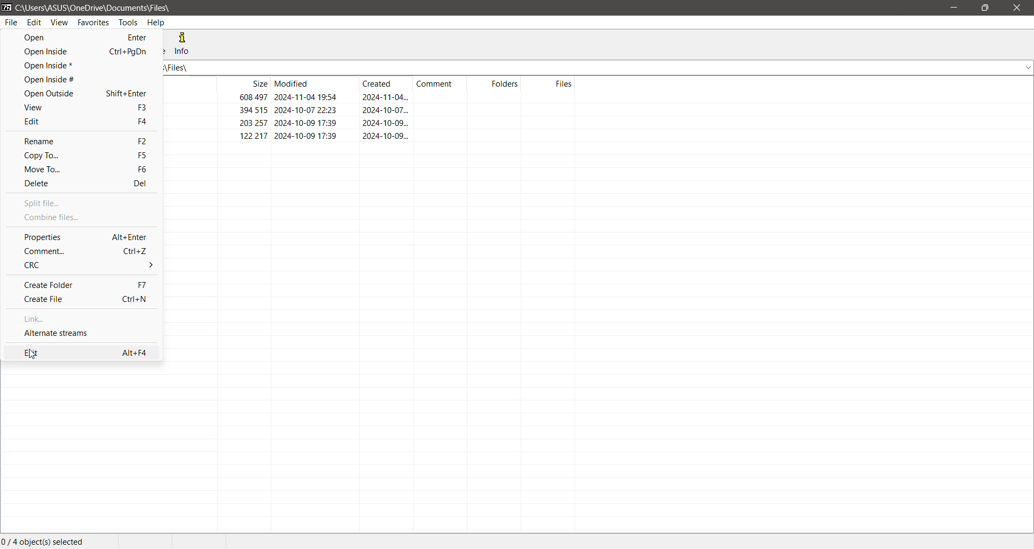 The image size is (1034, 549). I want to click on Minimize, so click(954, 7).